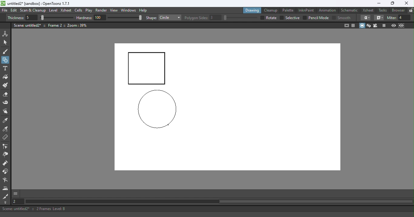  I want to click on circle, so click(157, 109).